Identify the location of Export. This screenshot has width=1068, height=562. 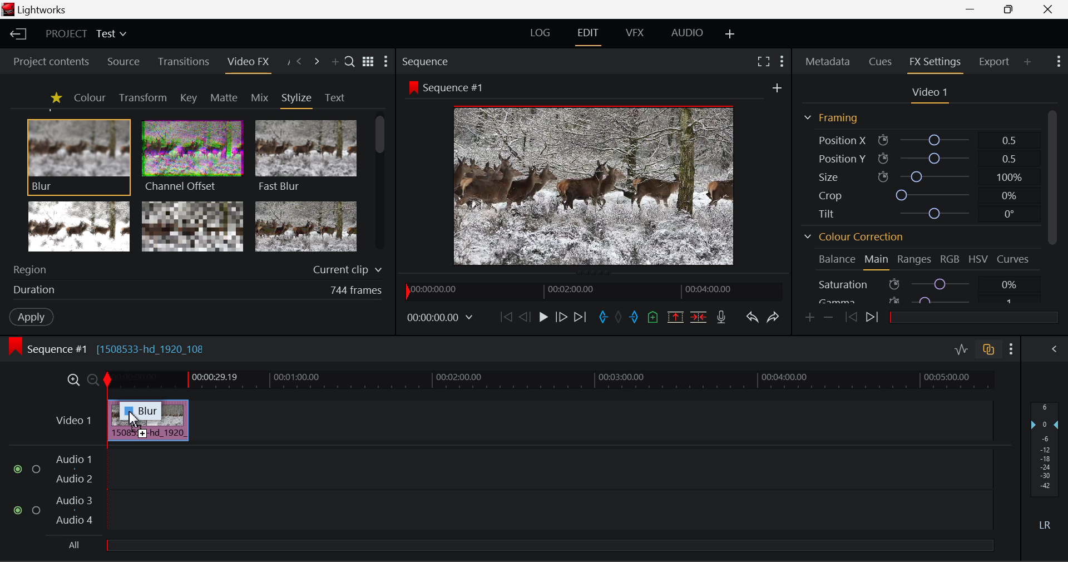
(994, 60).